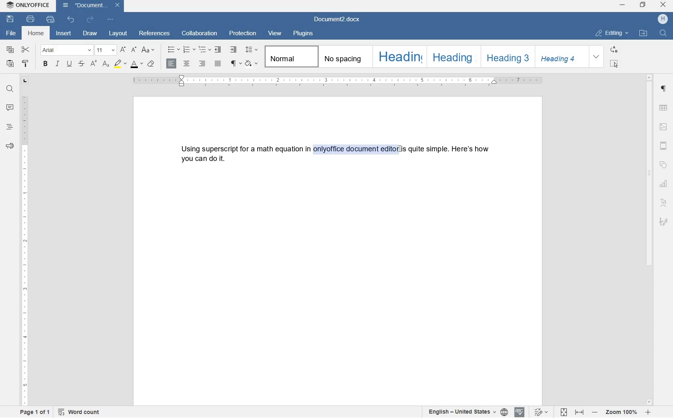 This screenshot has height=418, width=673. What do you see at coordinates (561, 57) in the screenshot?
I see `HEADING 4` at bounding box center [561, 57].